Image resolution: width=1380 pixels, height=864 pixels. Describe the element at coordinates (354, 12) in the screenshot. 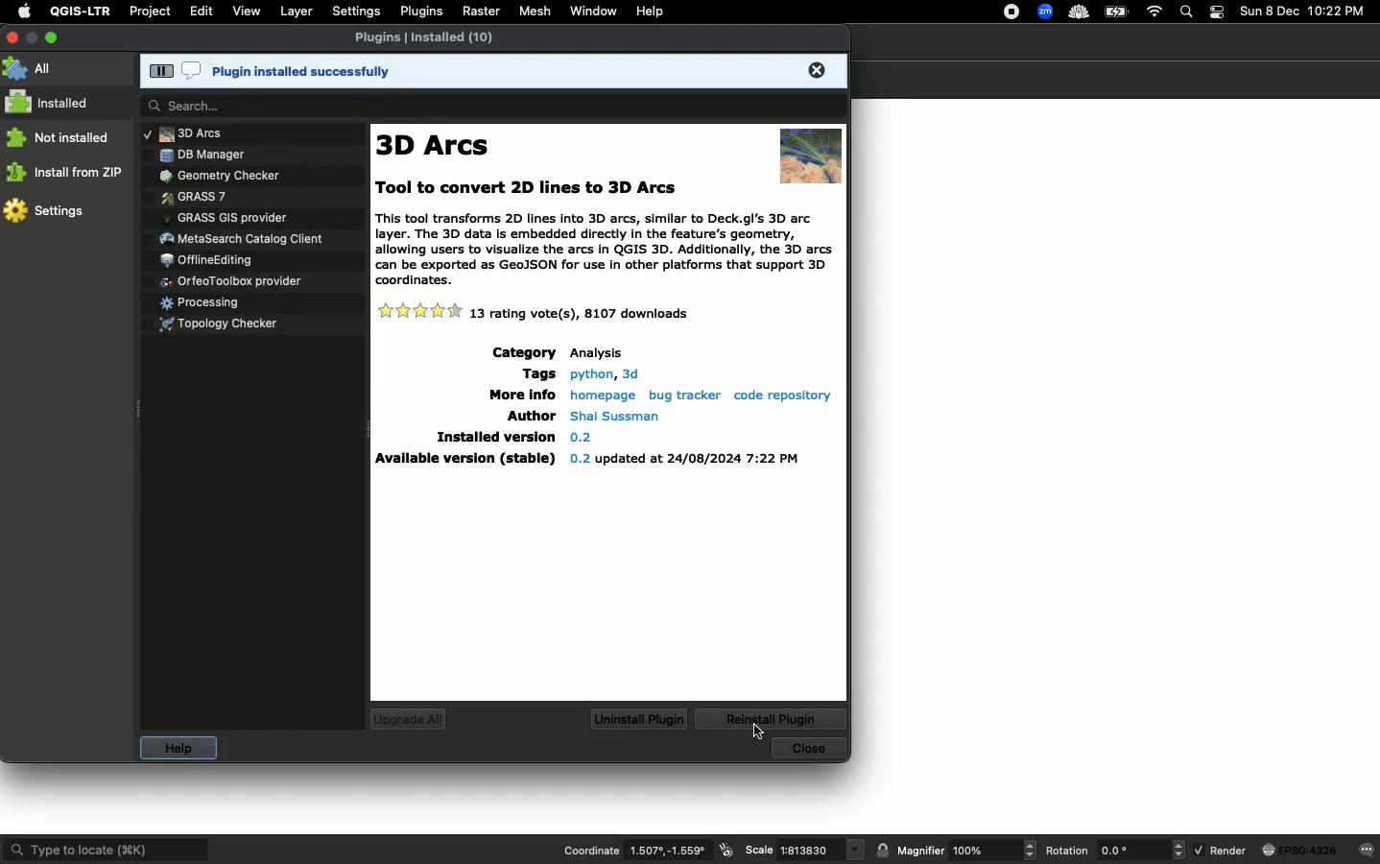

I see `Settings` at that location.